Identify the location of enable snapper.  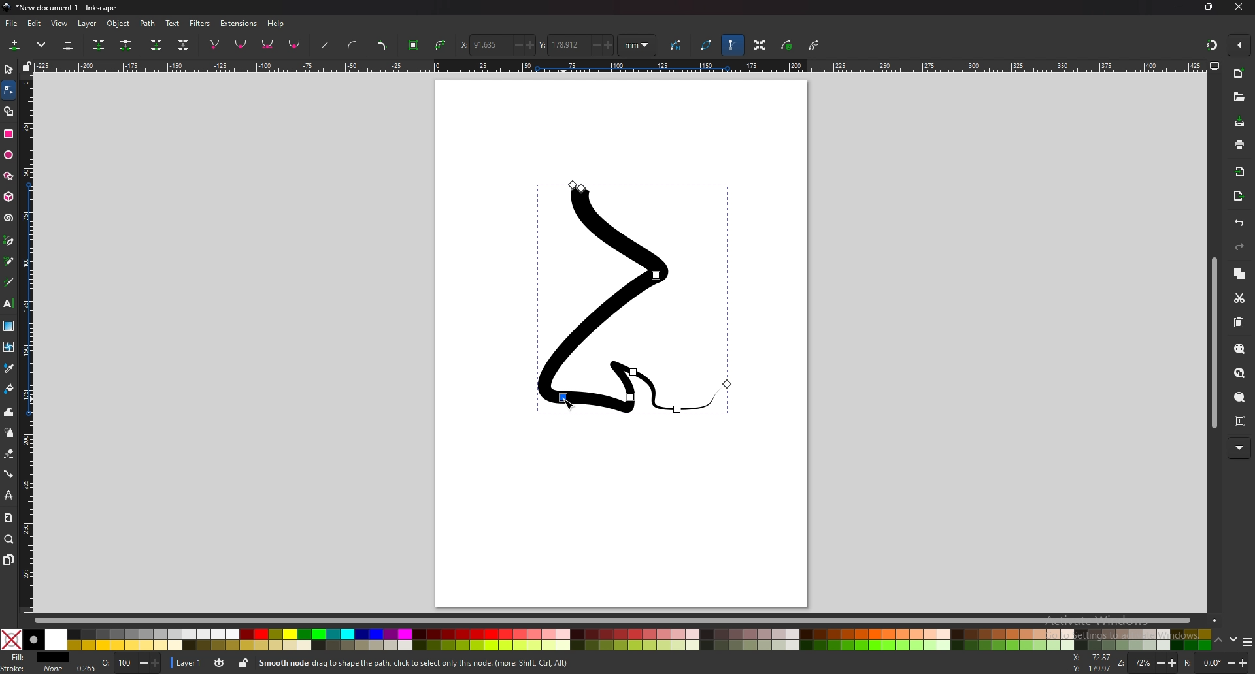
(1239, 46).